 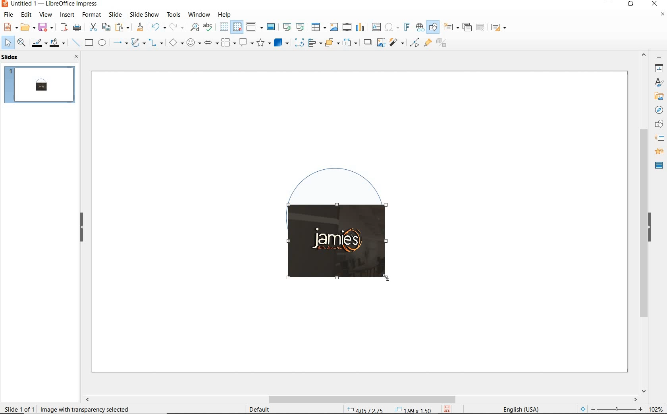 What do you see at coordinates (27, 15) in the screenshot?
I see `edit` at bounding box center [27, 15].